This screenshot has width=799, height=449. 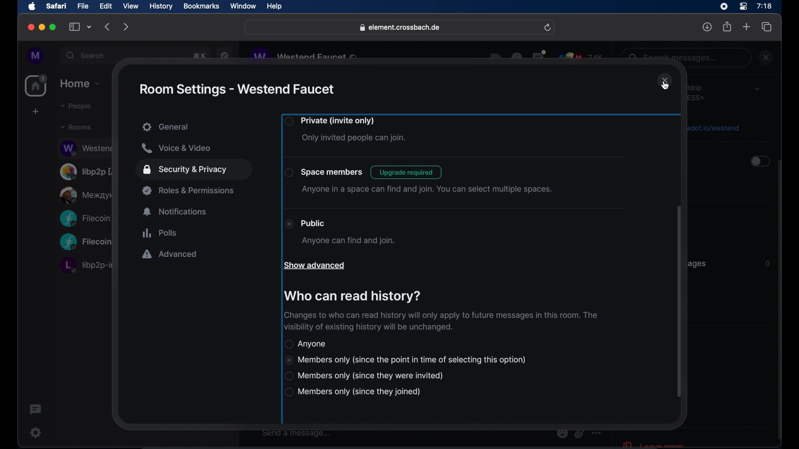 What do you see at coordinates (243, 6) in the screenshot?
I see `window` at bounding box center [243, 6].